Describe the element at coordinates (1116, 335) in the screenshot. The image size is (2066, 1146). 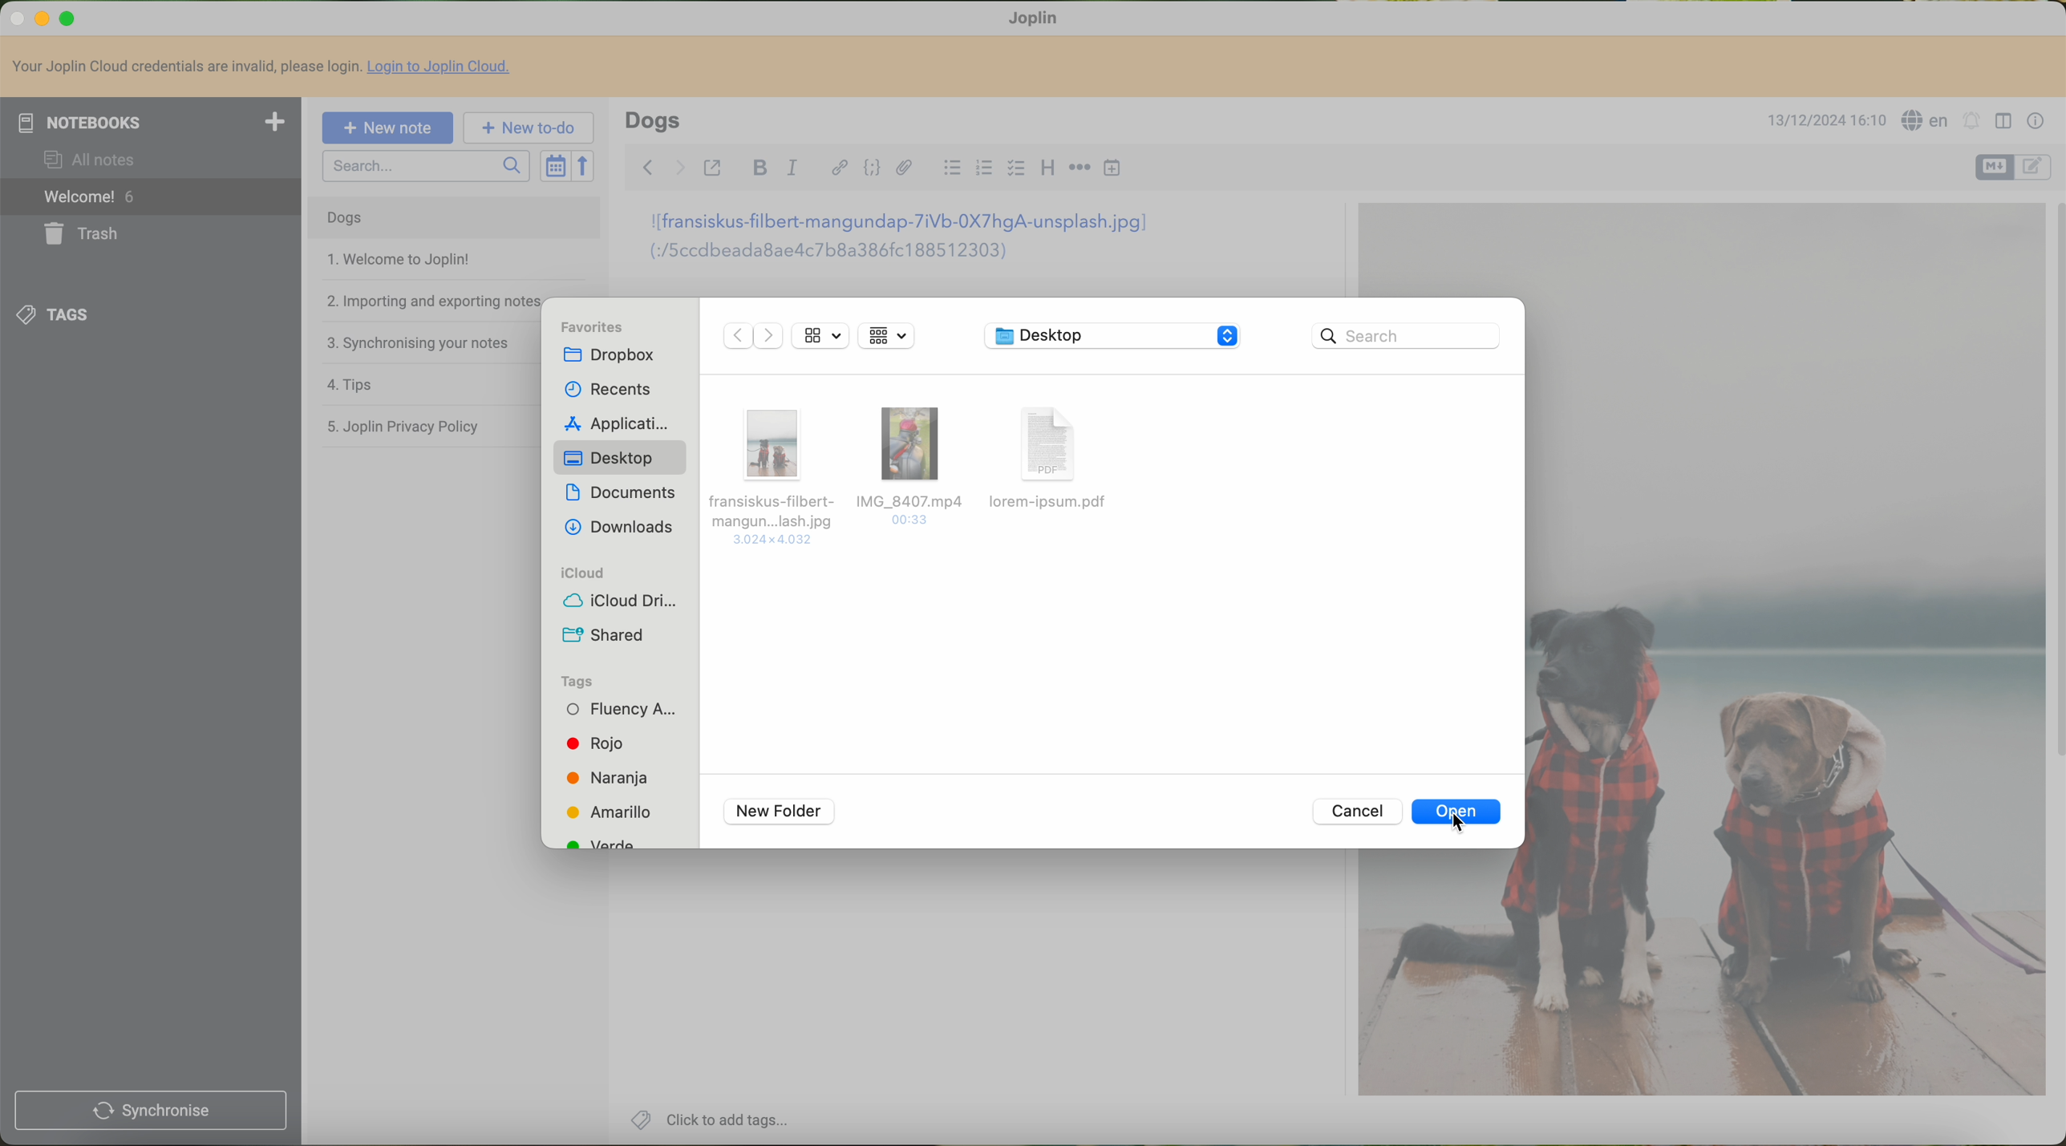
I see `location` at that location.